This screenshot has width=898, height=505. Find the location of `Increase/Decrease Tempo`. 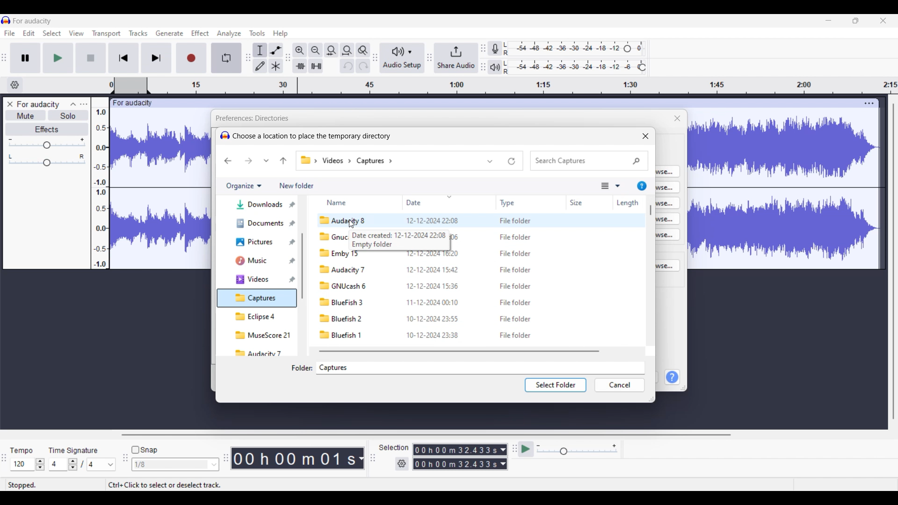

Increase/Decrease Tempo is located at coordinates (40, 464).